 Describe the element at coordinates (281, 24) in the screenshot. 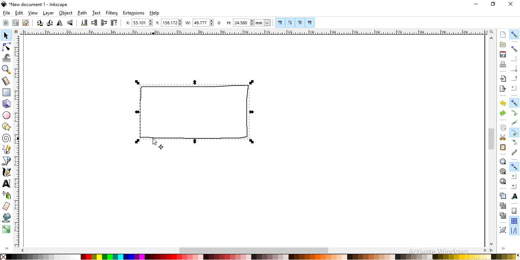

I see `` at that location.